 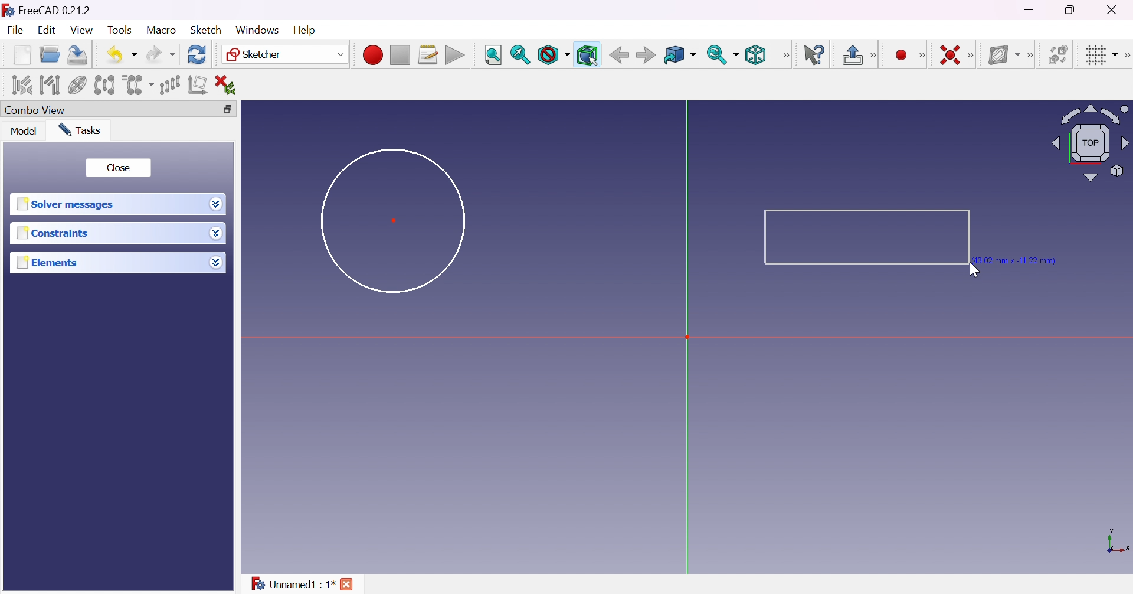 What do you see at coordinates (1060, 54) in the screenshot?
I see `Switch virtual space` at bounding box center [1060, 54].